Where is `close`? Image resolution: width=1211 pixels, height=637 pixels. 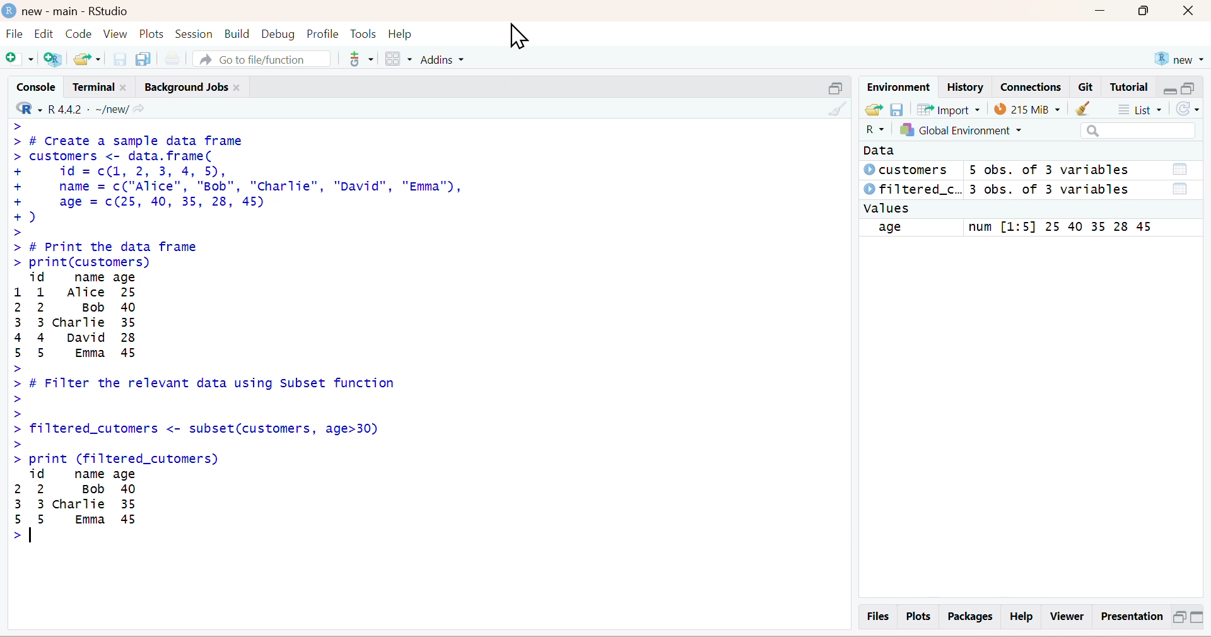 close is located at coordinates (1193, 12).